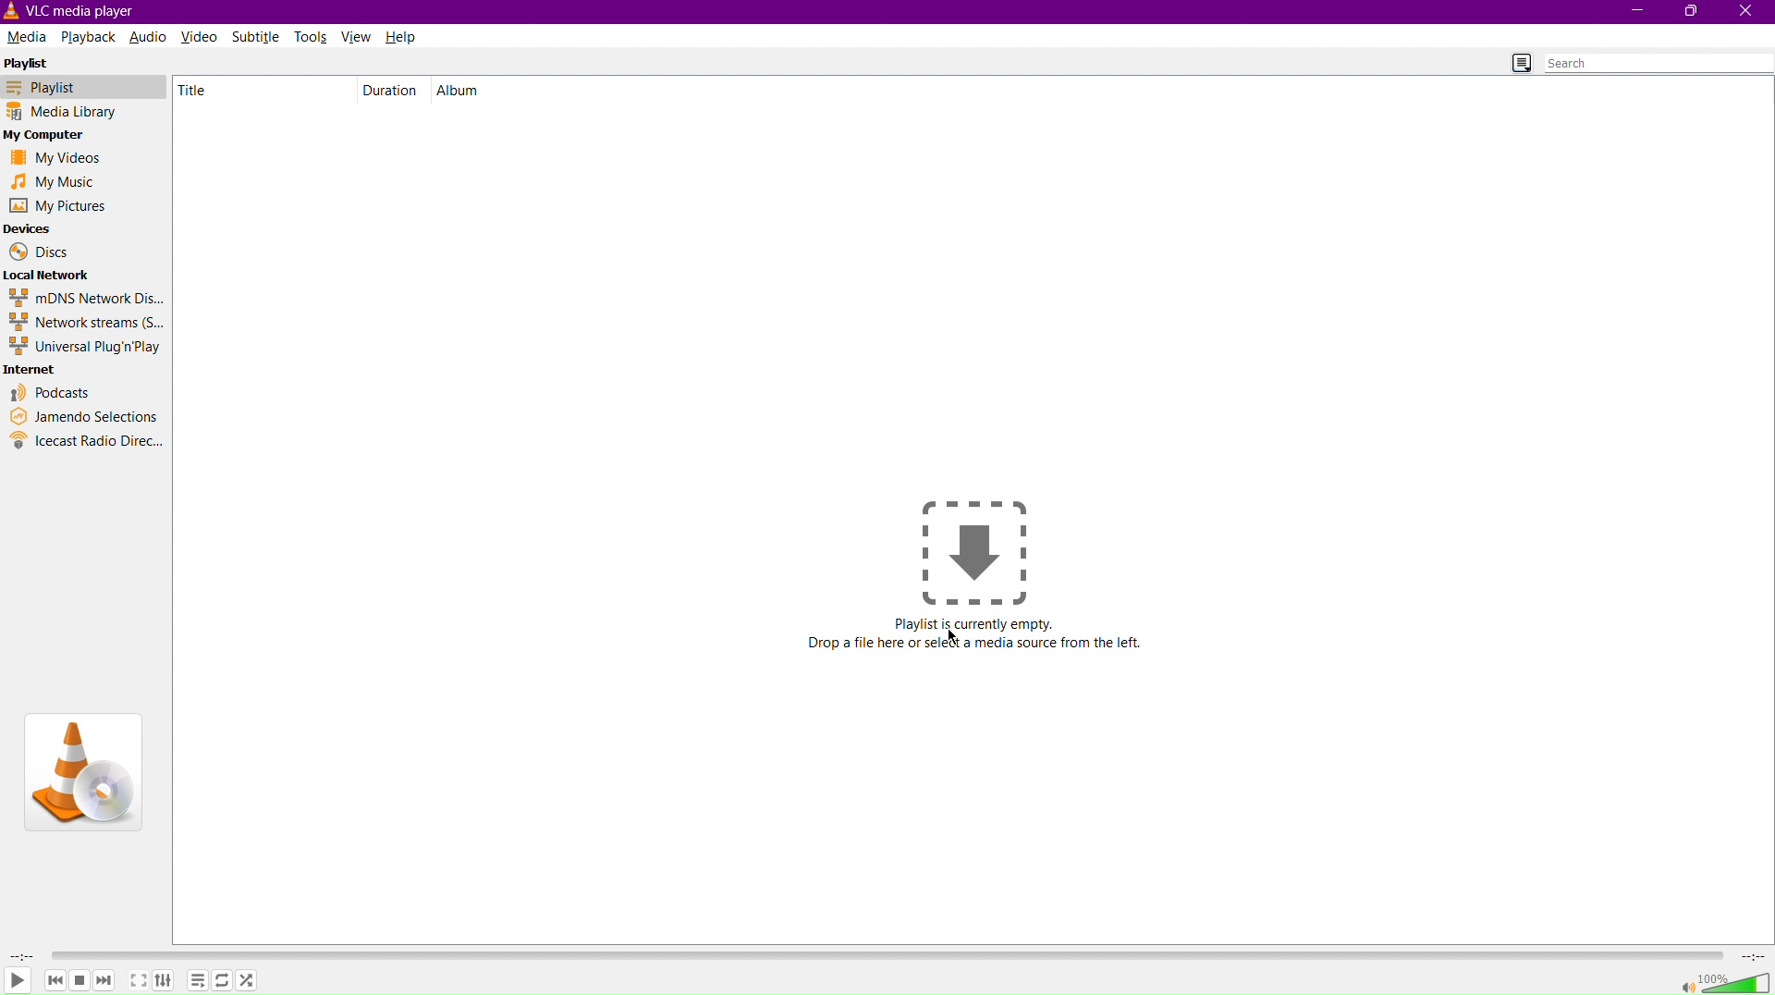 The height and width of the screenshot is (995, 1775). I want to click on Album, so click(464, 91).